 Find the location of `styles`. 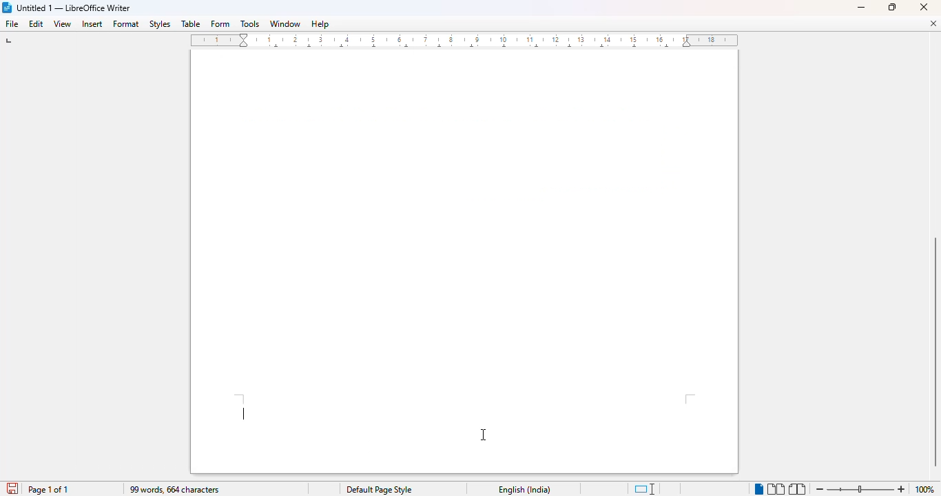

styles is located at coordinates (159, 24).